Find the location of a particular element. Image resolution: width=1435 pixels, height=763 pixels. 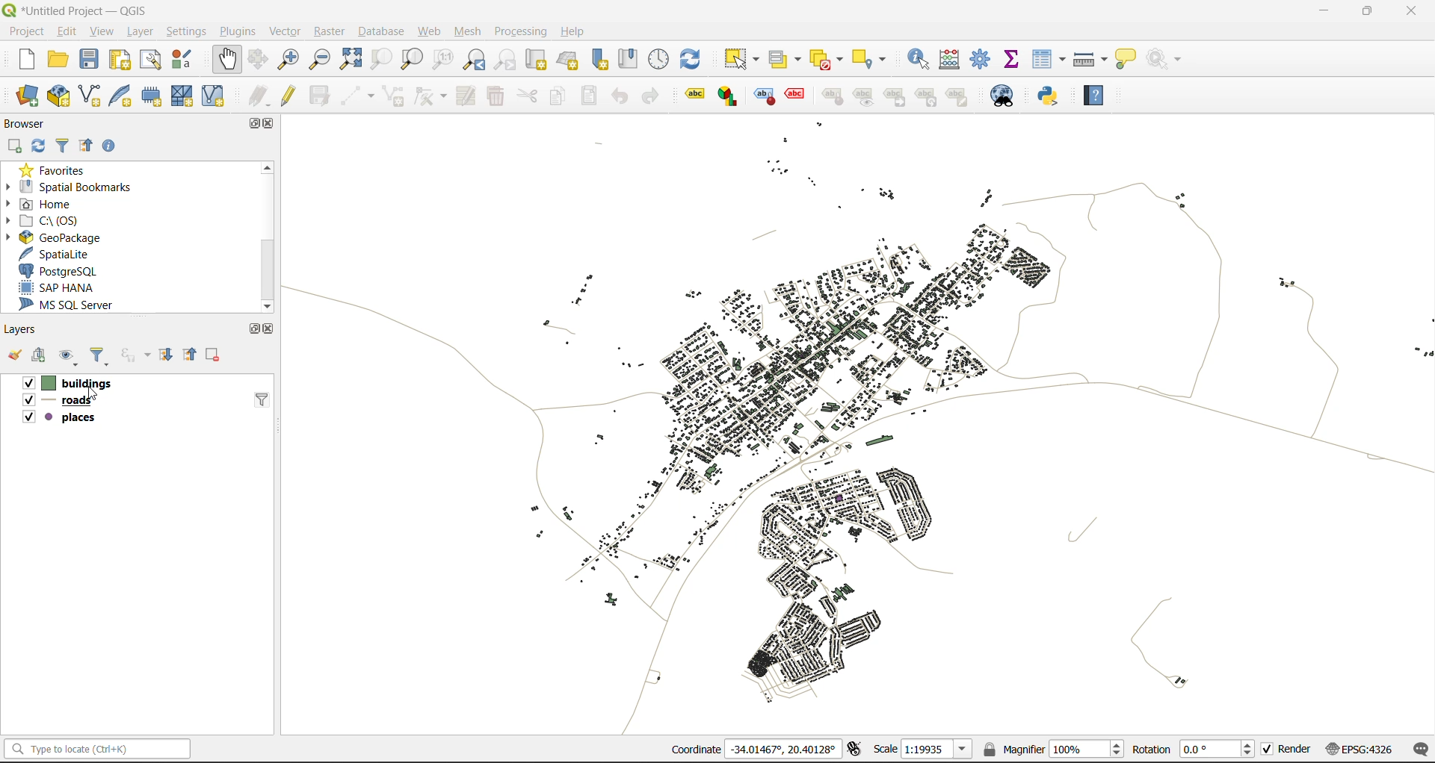

web is located at coordinates (431, 31).